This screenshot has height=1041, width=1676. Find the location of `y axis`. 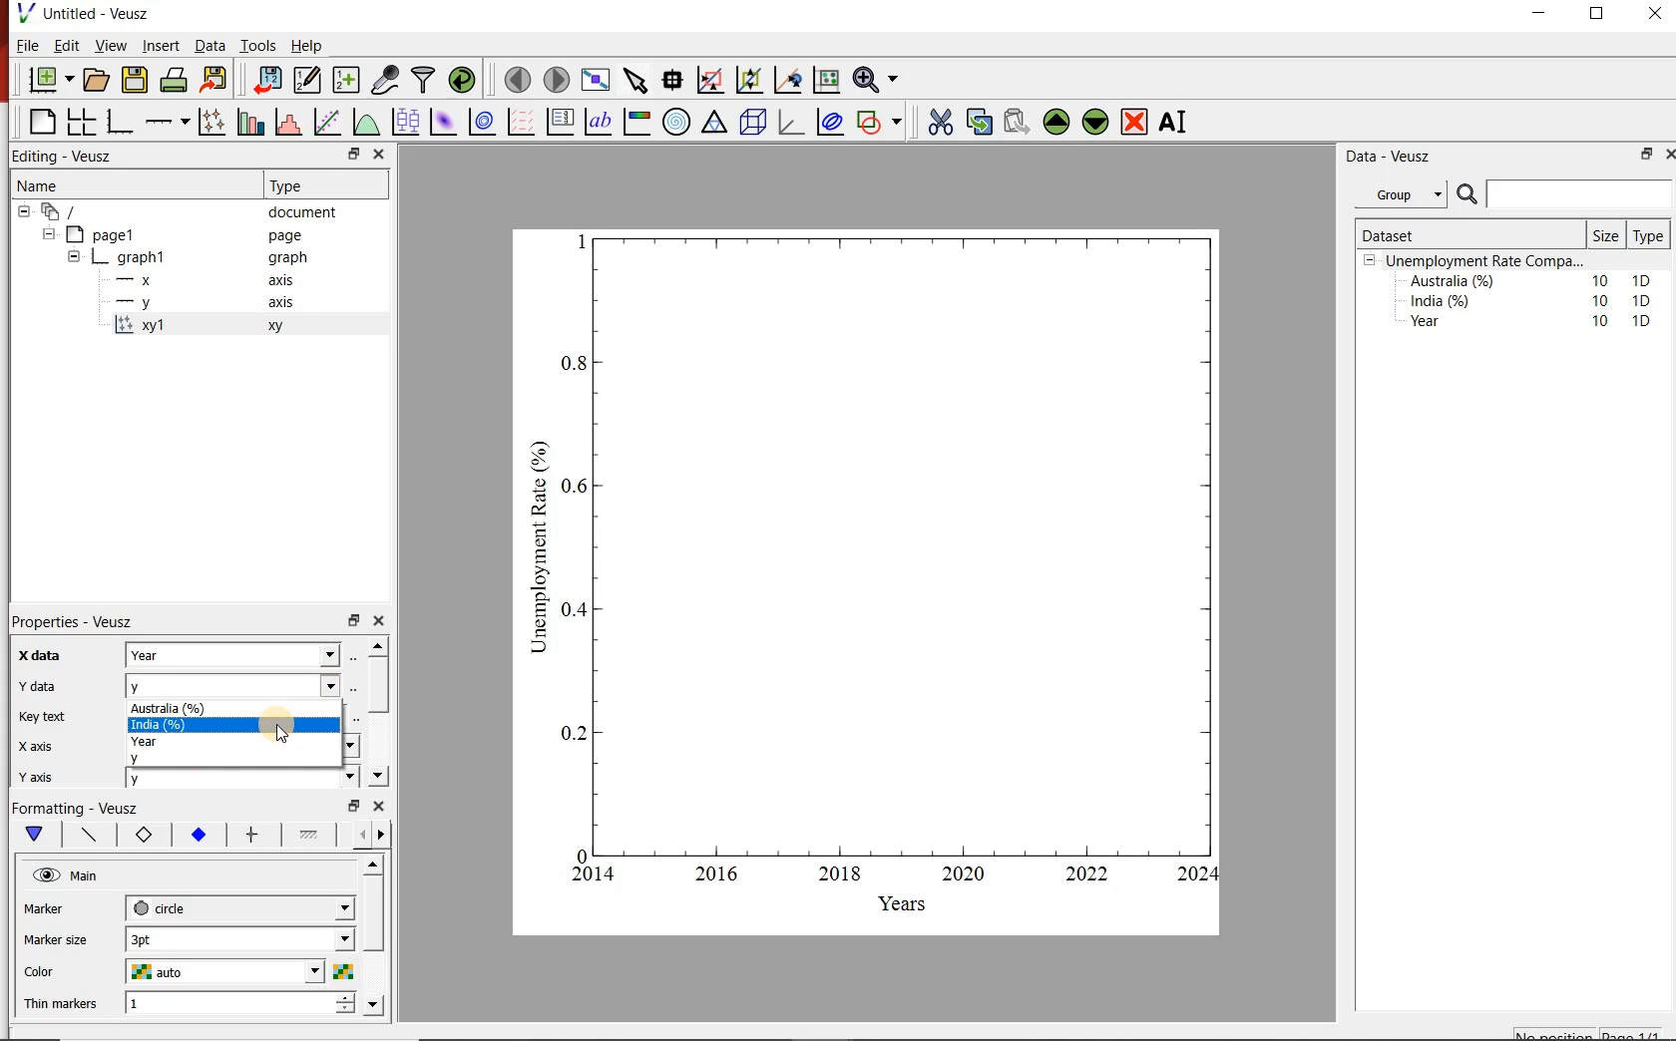

y axis is located at coordinates (49, 774).